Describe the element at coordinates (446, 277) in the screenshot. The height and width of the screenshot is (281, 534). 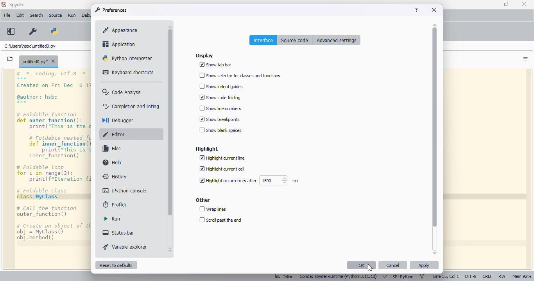
I see `Line 35, col 1` at that location.